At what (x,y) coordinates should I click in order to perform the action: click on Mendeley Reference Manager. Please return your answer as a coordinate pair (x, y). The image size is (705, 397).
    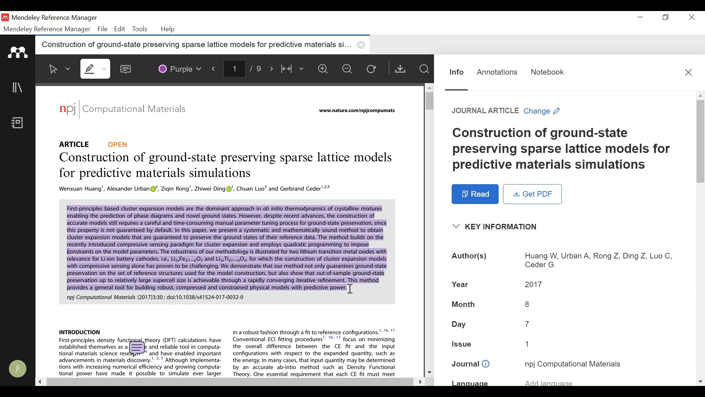
    Looking at the image, I should click on (47, 29).